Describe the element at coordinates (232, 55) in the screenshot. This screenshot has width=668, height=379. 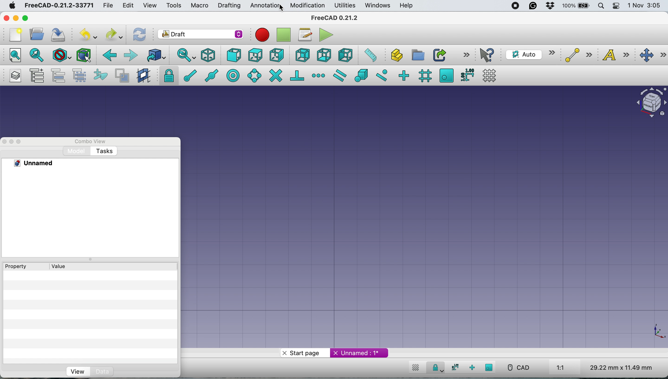
I see `front` at that location.